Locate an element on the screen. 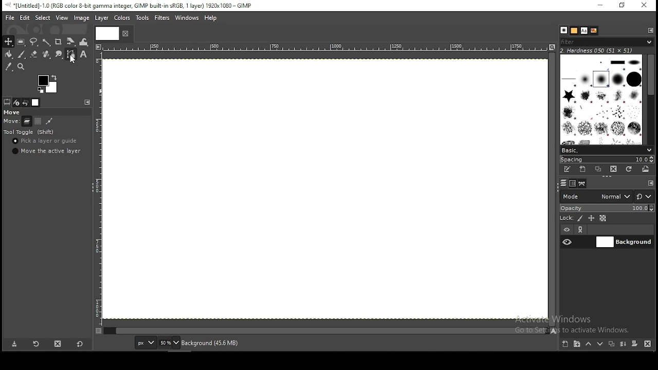 The height and width of the screenshot is (370, 658). colors is located at coordinates (45, 83).